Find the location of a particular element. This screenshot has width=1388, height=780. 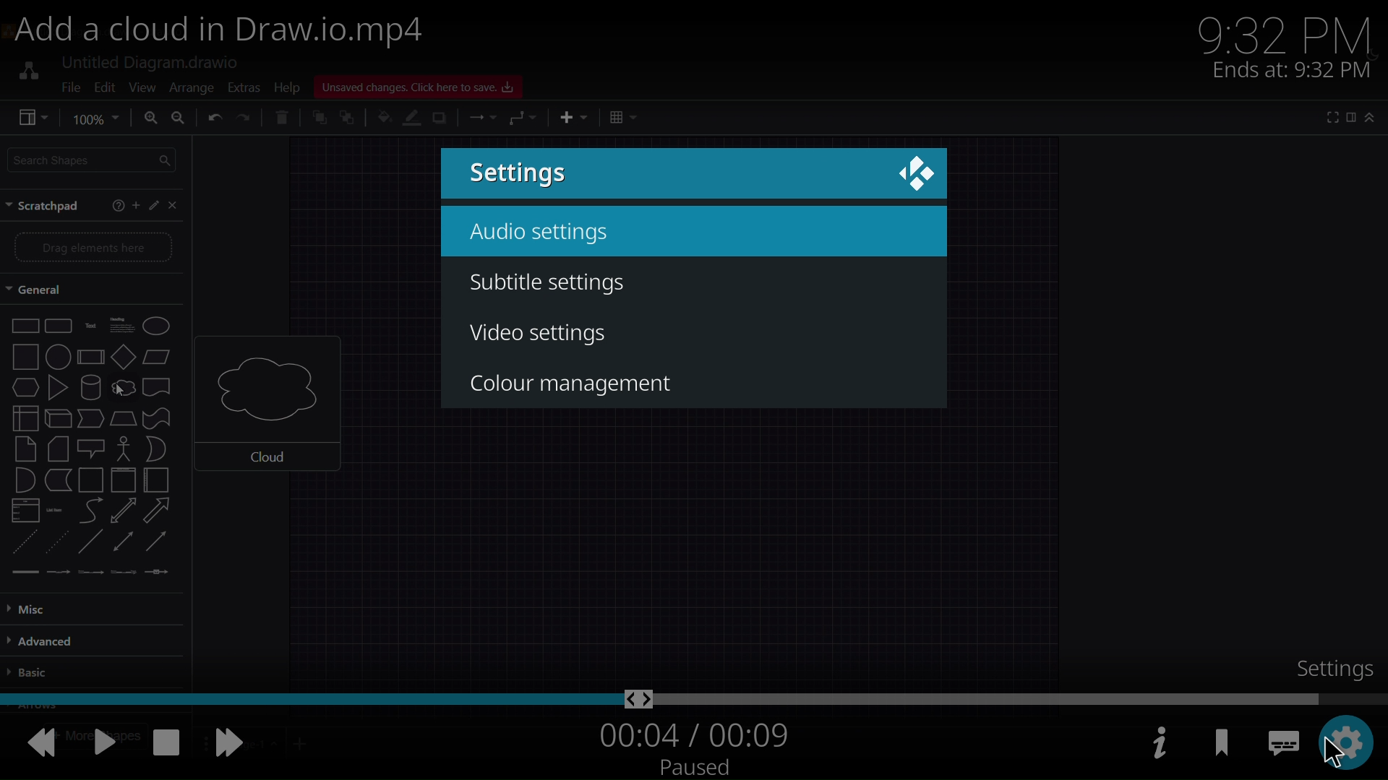

audio setting is located at coordinates (546, 235).